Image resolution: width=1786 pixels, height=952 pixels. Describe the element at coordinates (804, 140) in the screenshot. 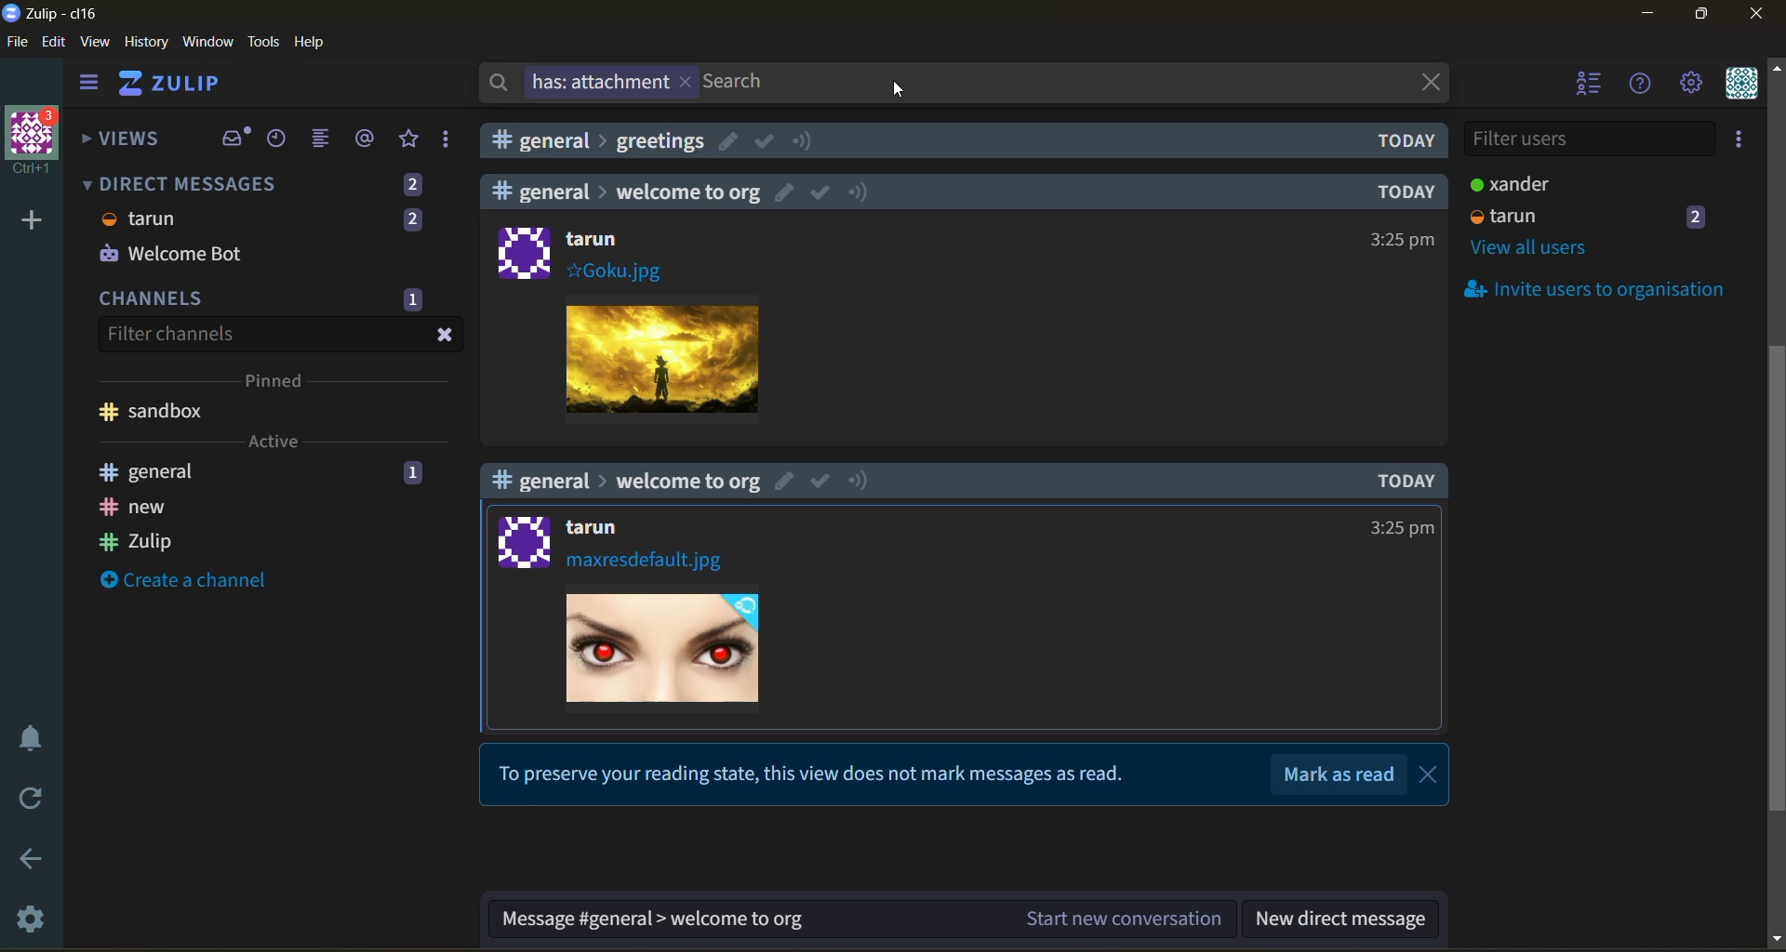

I see `notify` at that location.